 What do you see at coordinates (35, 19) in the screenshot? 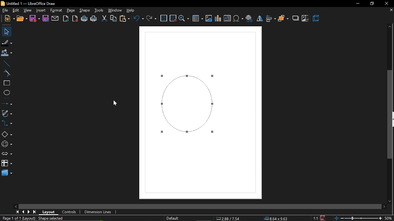
I see `save` at bounding box center [35, 19].